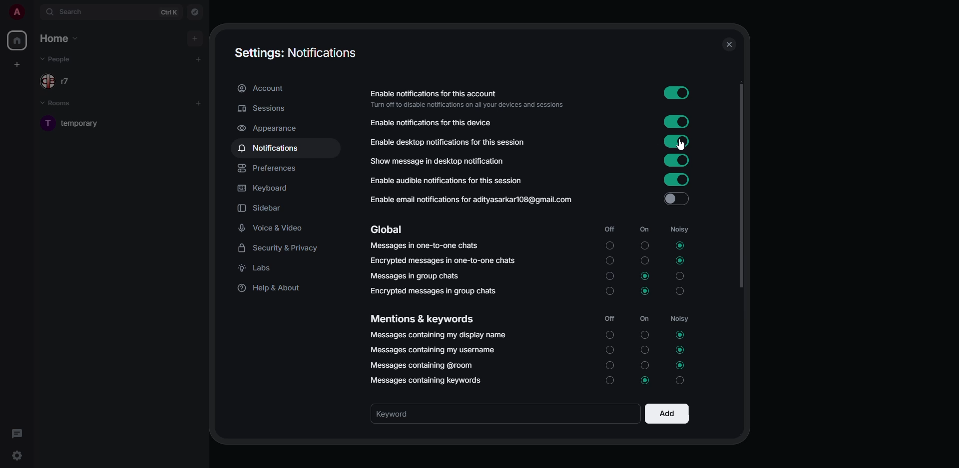  I want to click on messages in group chat, so click(415, 275).